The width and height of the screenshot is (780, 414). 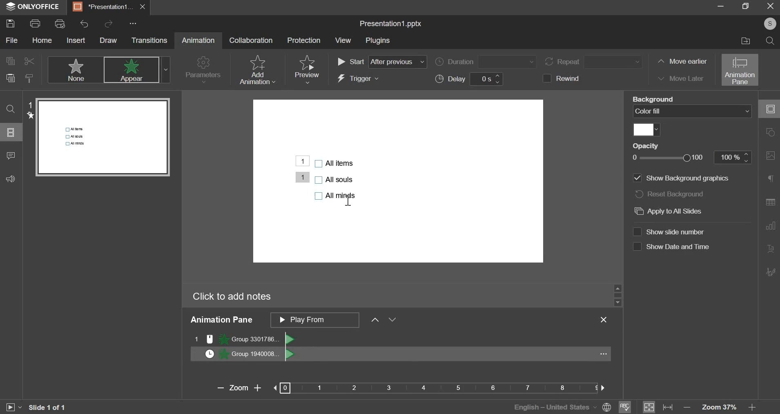 I want to click on start order, so click(x=381, y=62).